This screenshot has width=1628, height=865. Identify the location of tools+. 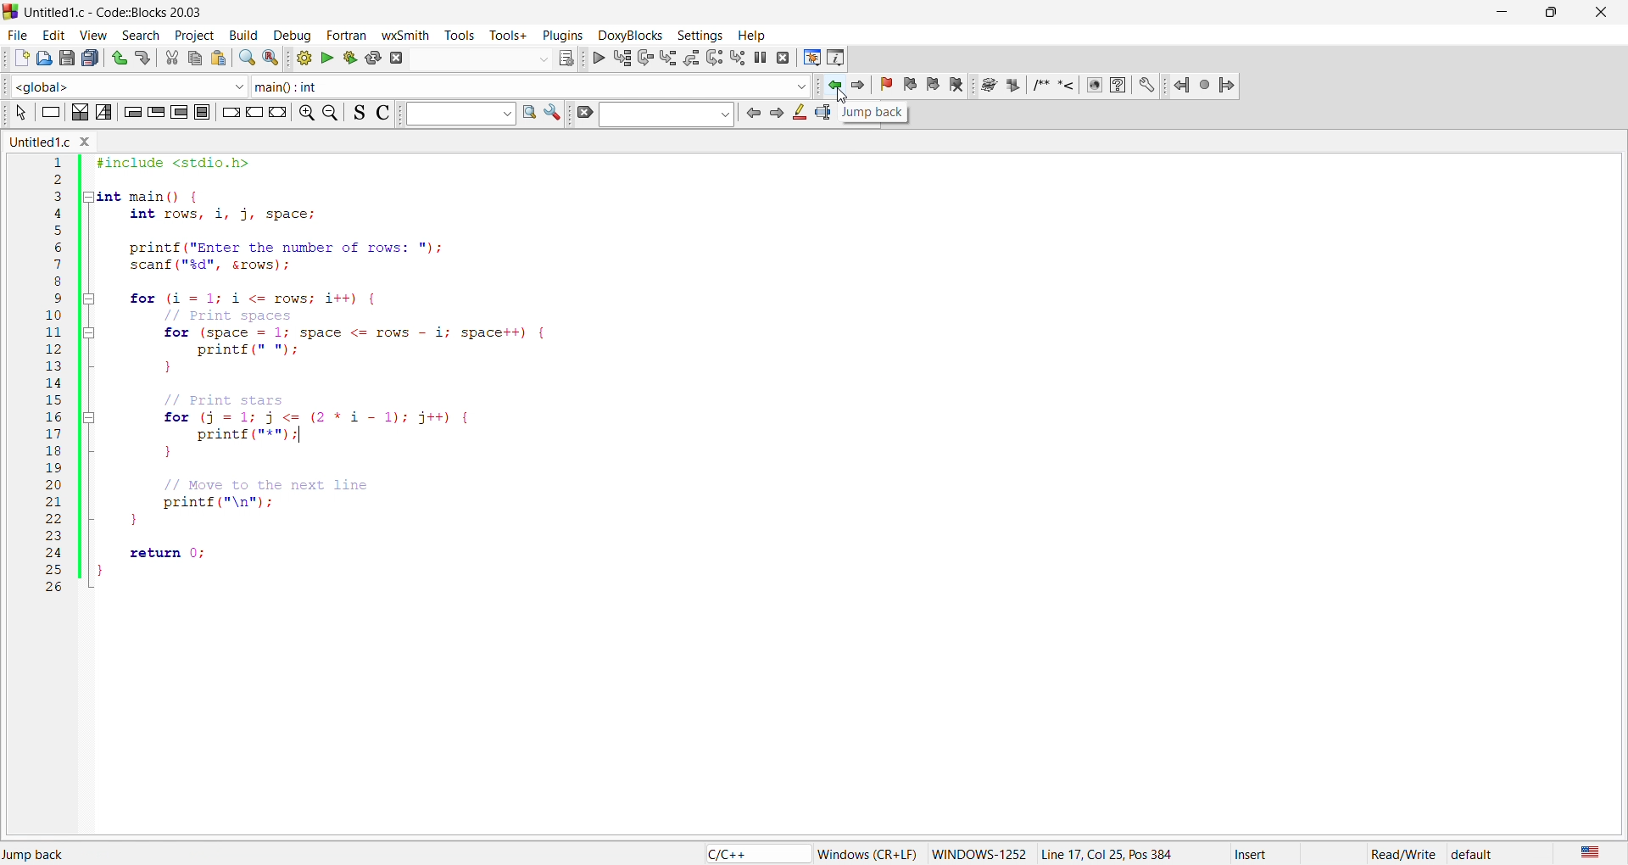
(505, 32).